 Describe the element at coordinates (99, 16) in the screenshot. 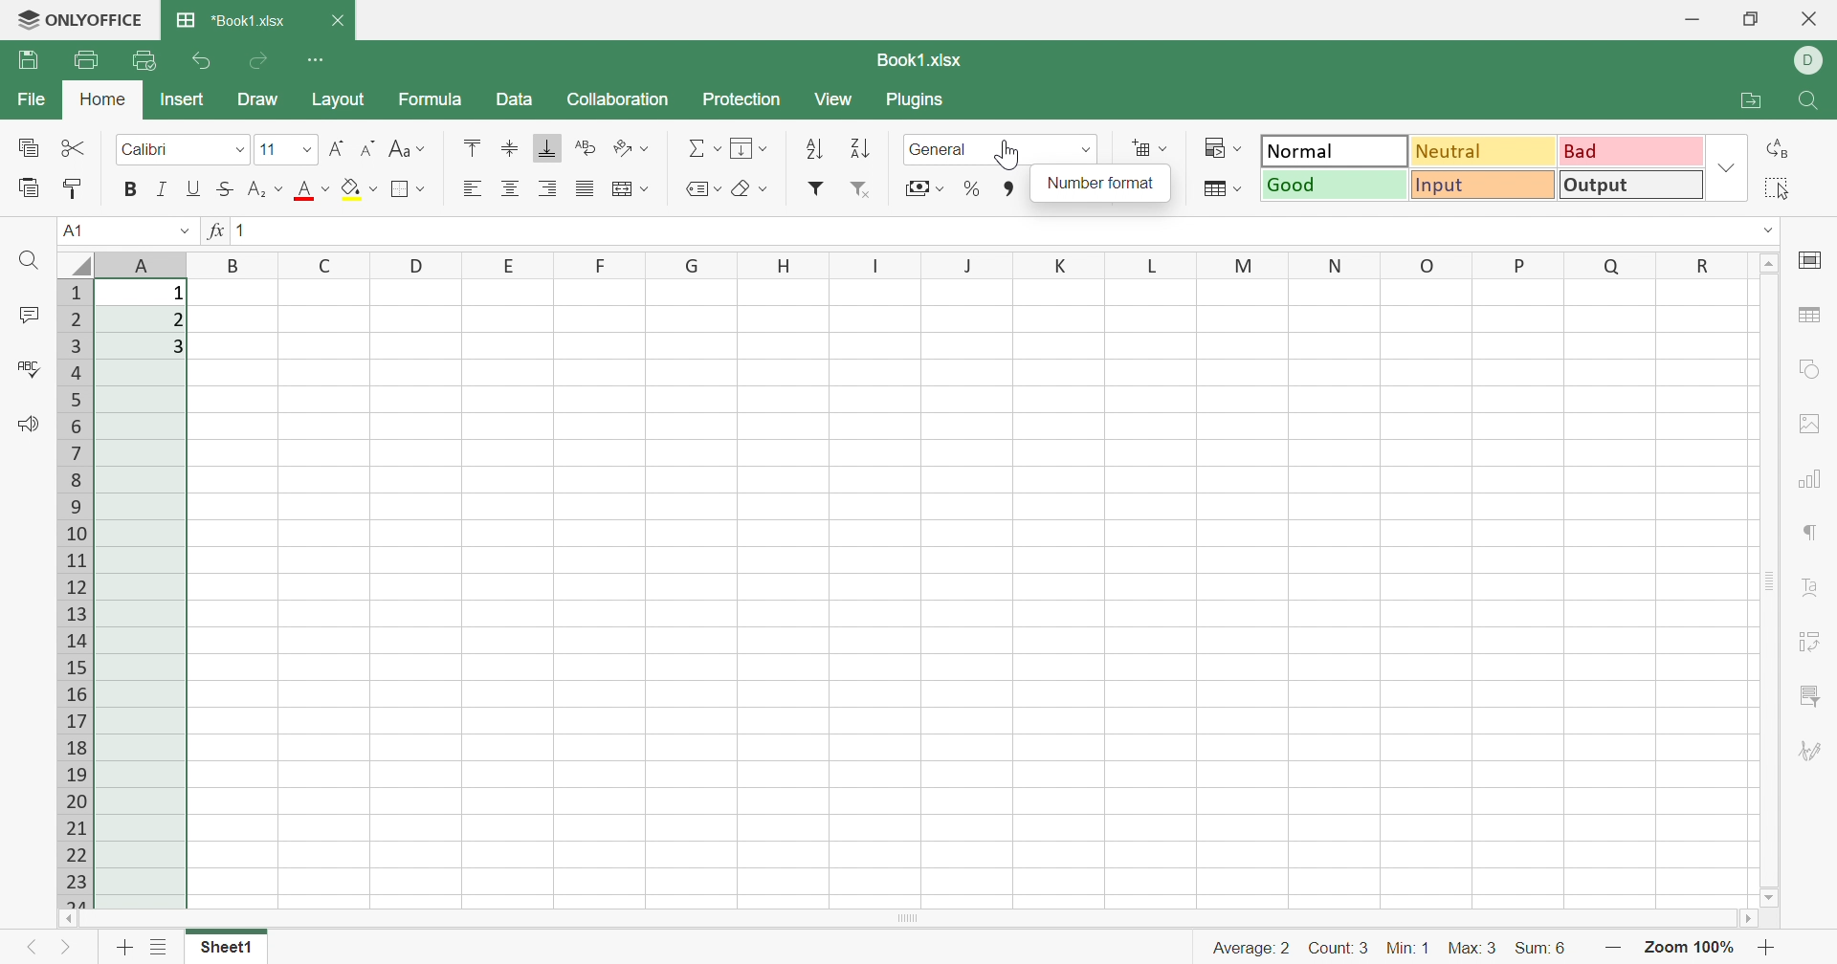

I see `ONLYOFFICE` at that location.